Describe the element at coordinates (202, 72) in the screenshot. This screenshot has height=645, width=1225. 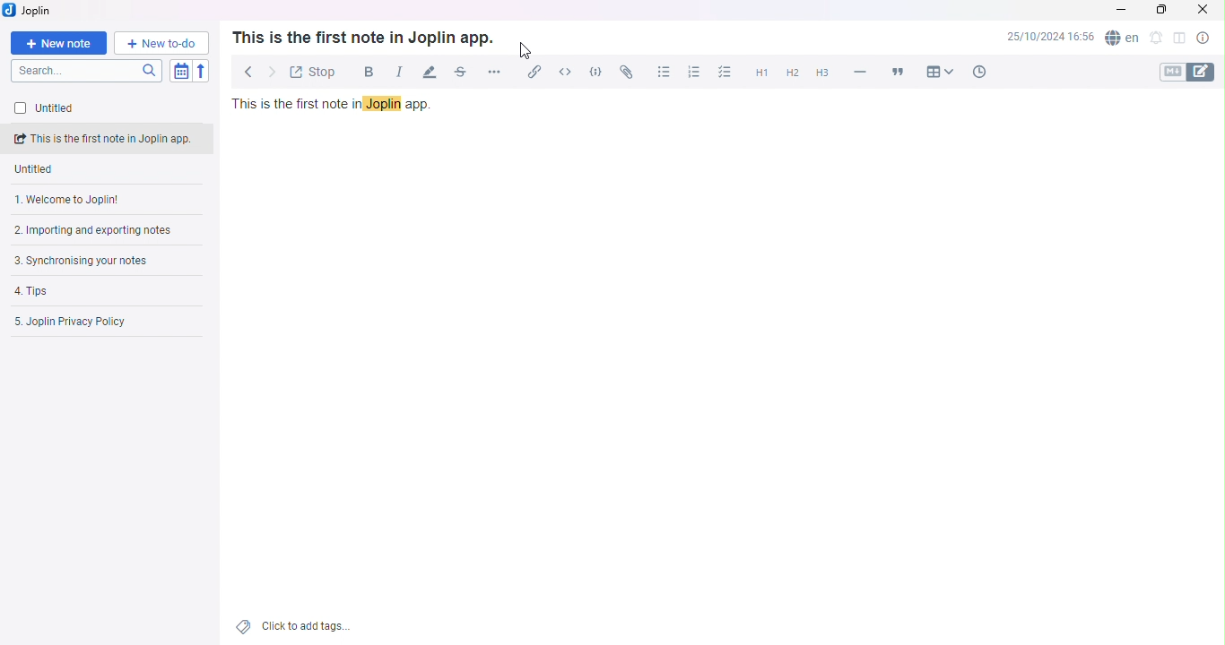
I see `Reverse Sort order` at that location.